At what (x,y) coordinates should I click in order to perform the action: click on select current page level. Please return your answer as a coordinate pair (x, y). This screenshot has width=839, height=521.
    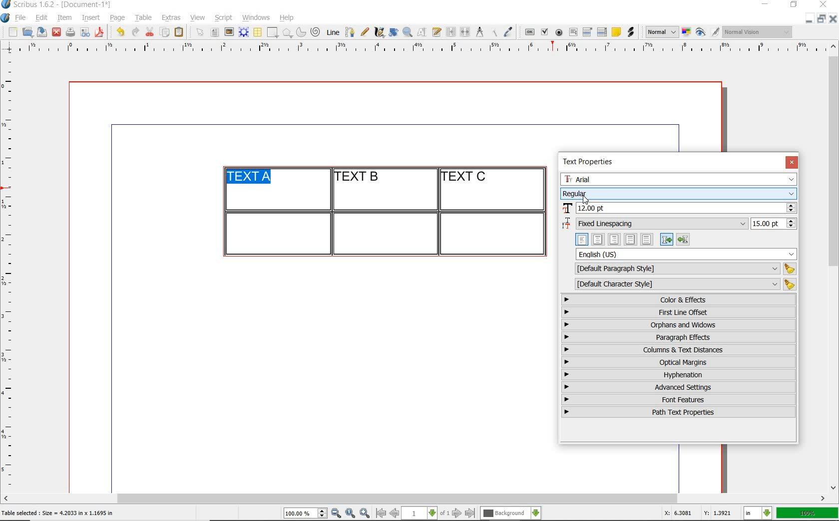
    Looking at the image, I should click on (425, 513).